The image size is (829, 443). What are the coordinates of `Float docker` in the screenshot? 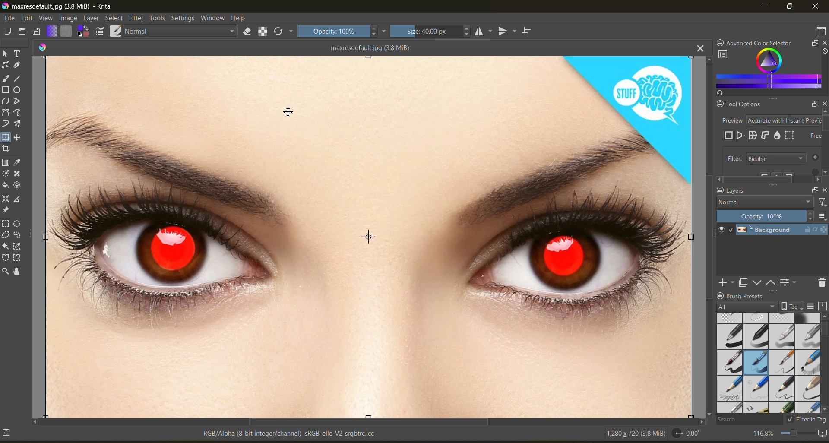 It's located at (810, 104).